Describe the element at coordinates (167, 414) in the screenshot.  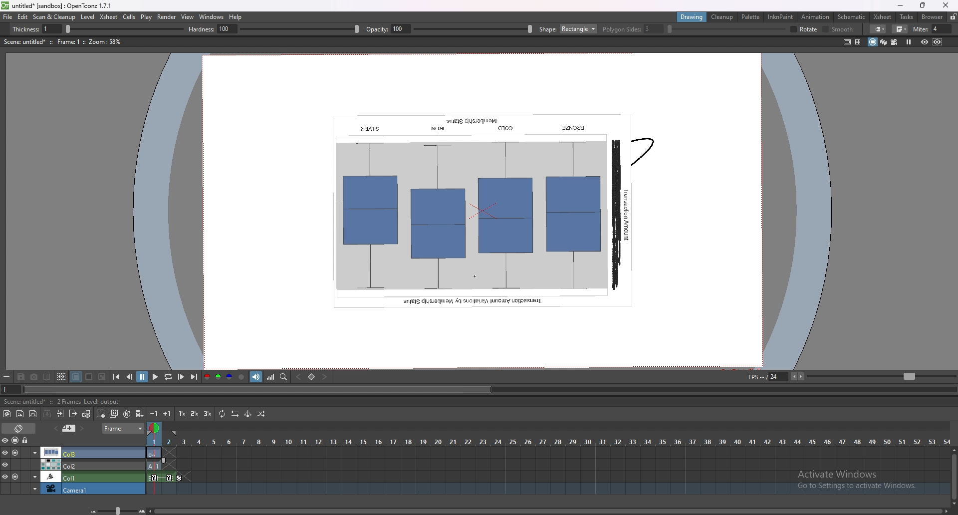
I see `increase step` at that location.